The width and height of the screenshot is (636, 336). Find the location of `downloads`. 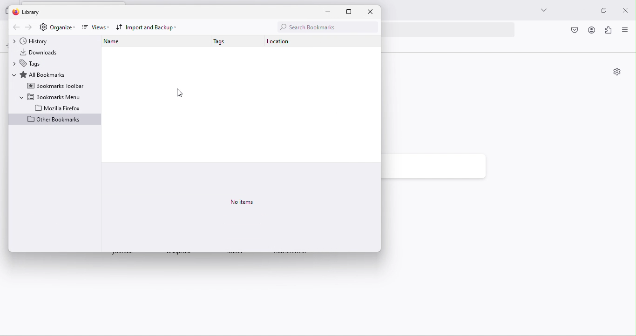

downloads is located at coordinates (43, 52).